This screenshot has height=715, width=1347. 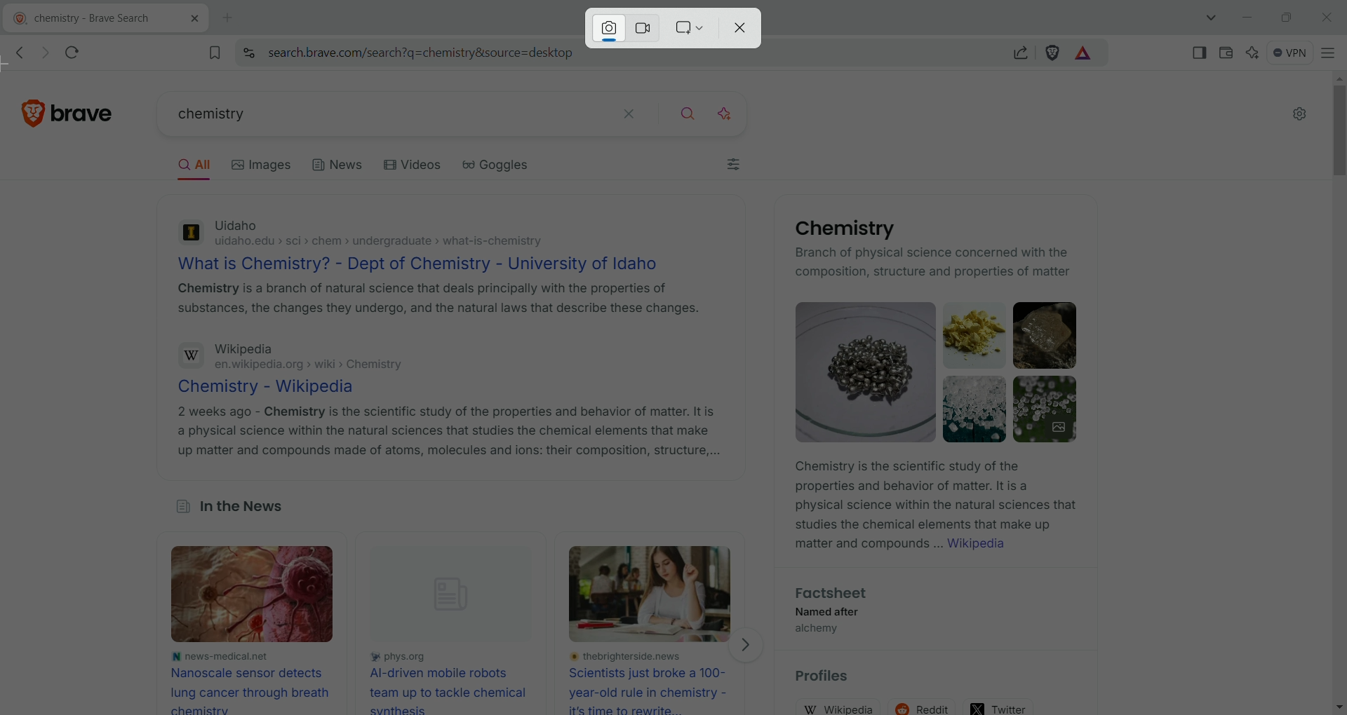 What do you see at coordinates (79, 20) in the screenshot?
I see `chemistry - brave search` at bounding box center [79, 20].